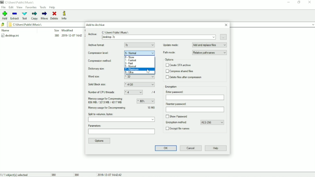  What do you see at coordinates (224, 37) in the screenshot?
I see `Browse` at bounding box center [224, 37].